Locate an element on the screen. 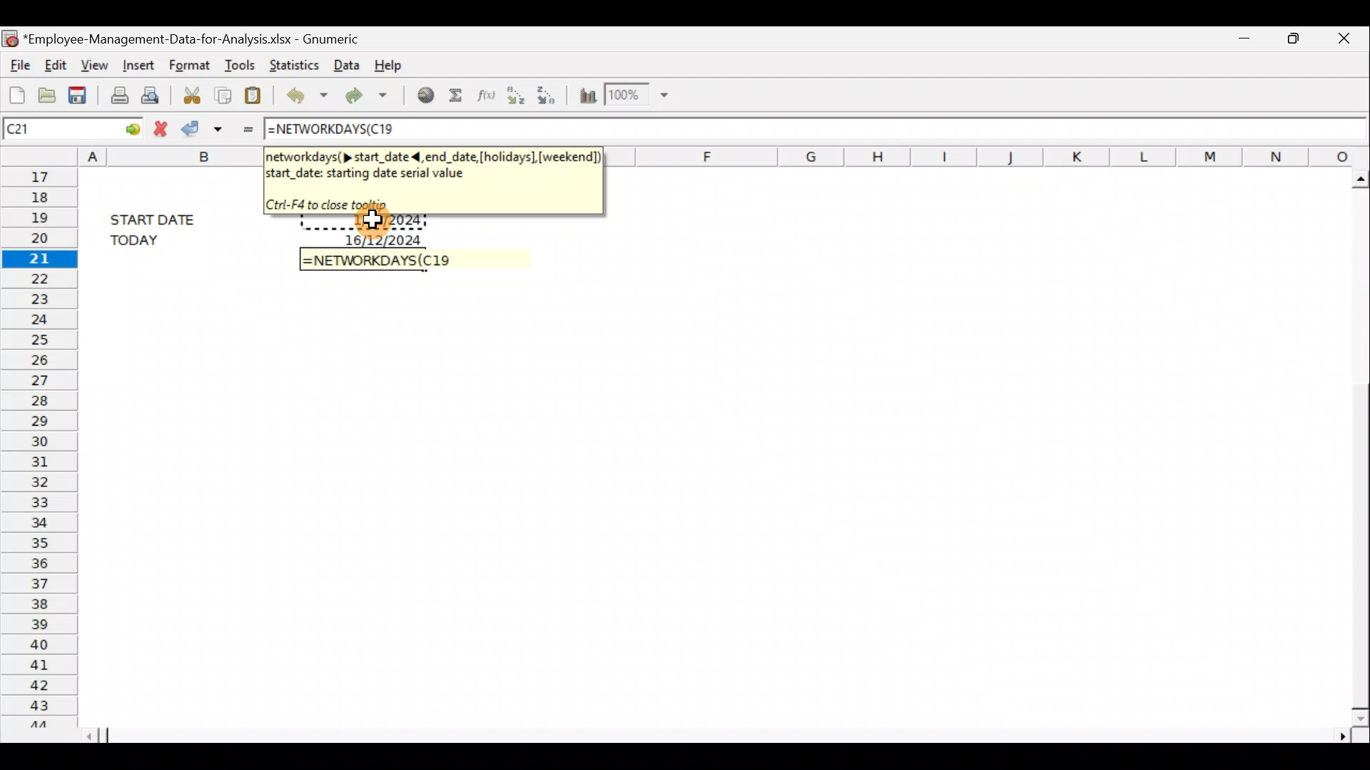 Image resolution: width=1370 pixels, height=770 pixels. Minimize is located at coordinates (1245, 41).